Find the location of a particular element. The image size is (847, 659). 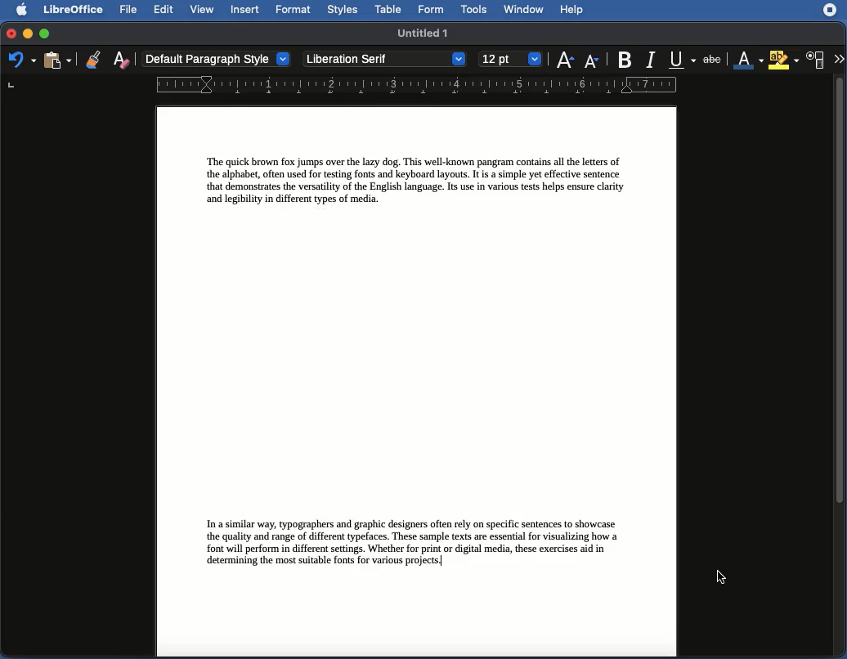

 is located at coordinates (28, 34).